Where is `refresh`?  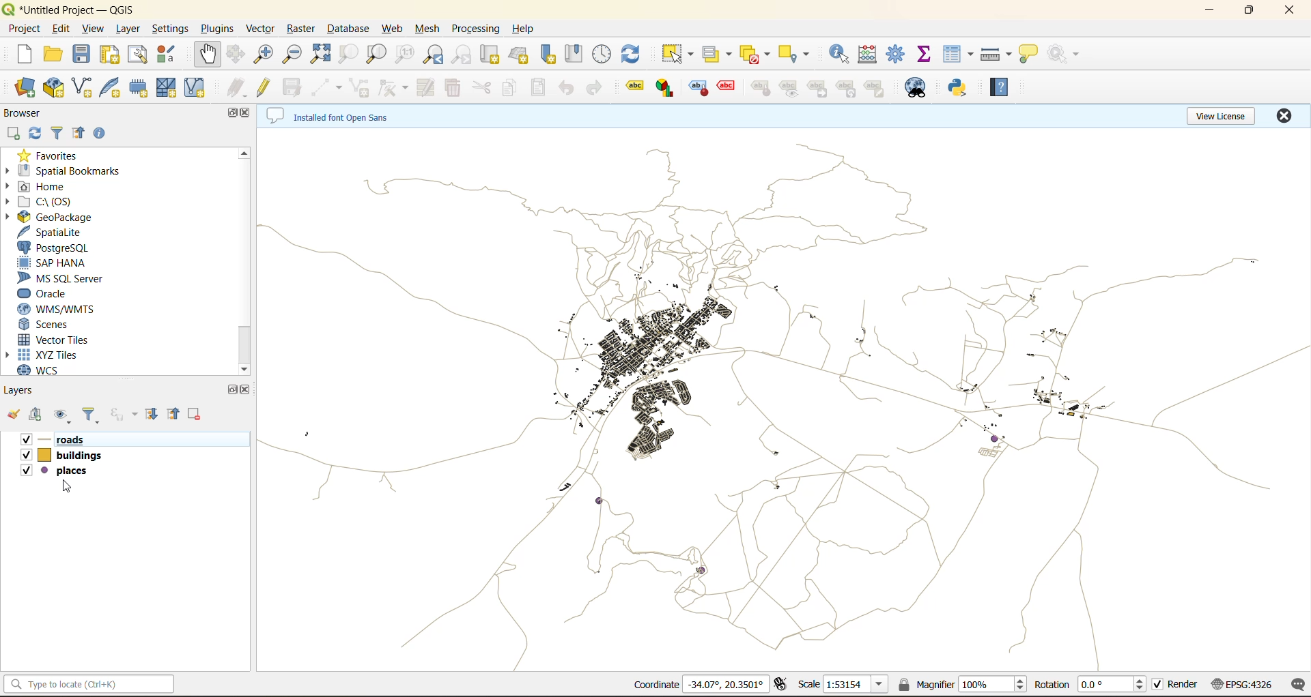 refresh is located at coordinates (35, 134).